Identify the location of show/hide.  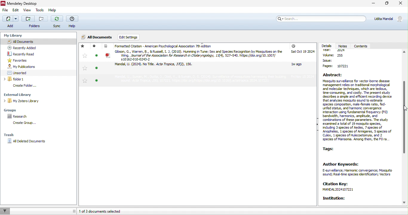
(315, 128).